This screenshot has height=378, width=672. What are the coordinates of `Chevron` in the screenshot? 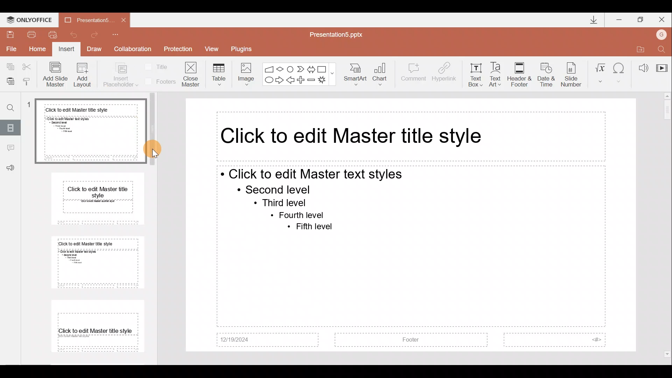 It's located at (300, 68).